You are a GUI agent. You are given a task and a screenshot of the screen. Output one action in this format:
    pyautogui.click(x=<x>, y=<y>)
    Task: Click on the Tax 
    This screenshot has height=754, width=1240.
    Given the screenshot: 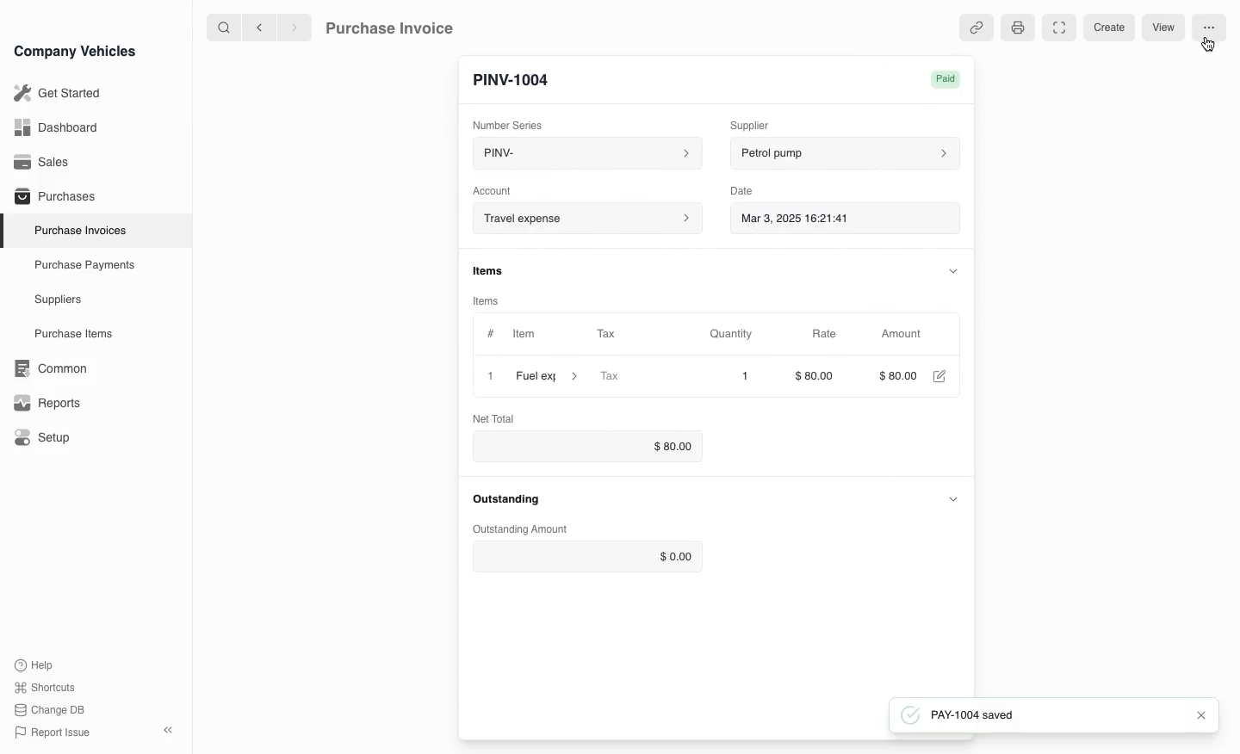 What is the action you would take?
    pyautogui.click(x=629, y=376)
    